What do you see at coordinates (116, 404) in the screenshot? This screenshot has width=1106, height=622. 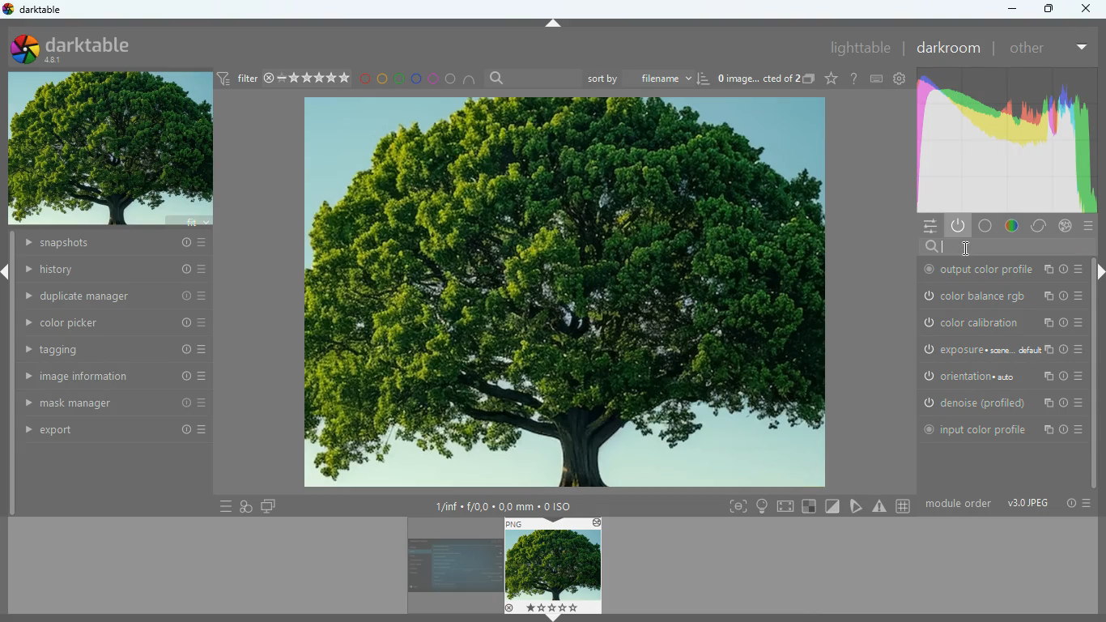 I see `mask manager` at bounding box center [116, 404].